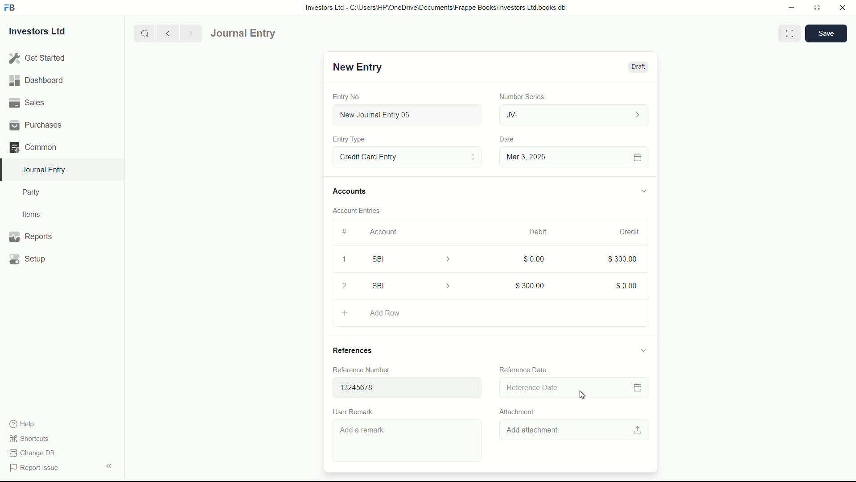 The width and height of the screenshot is (856, 482). Describe the element at coordinates (575, 430) in the screenshot. I see `Add attachment` at that location.